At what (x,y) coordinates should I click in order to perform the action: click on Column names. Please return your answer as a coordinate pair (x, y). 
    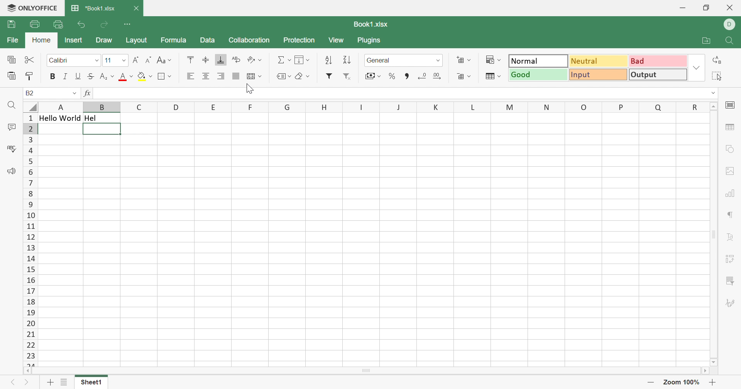
    Looking at the image, I should click on (373, 107).